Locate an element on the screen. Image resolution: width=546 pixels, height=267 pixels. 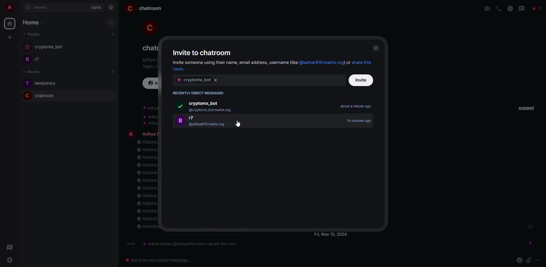
hyperlink is located at coordinates (182, 70).